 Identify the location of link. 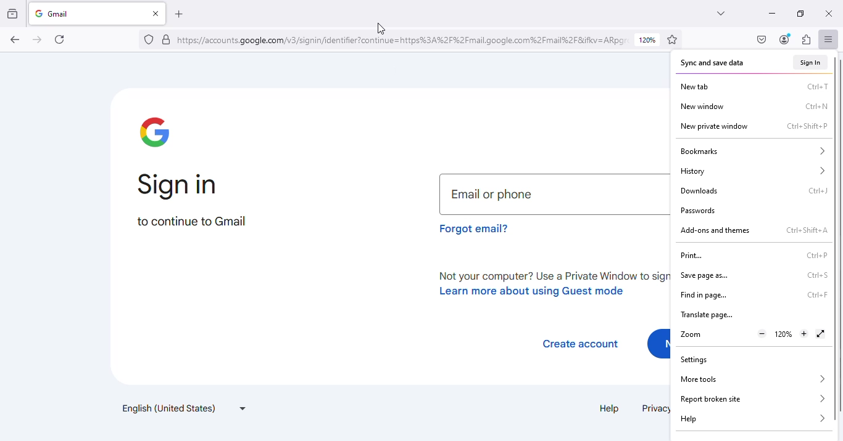
(403, 39).